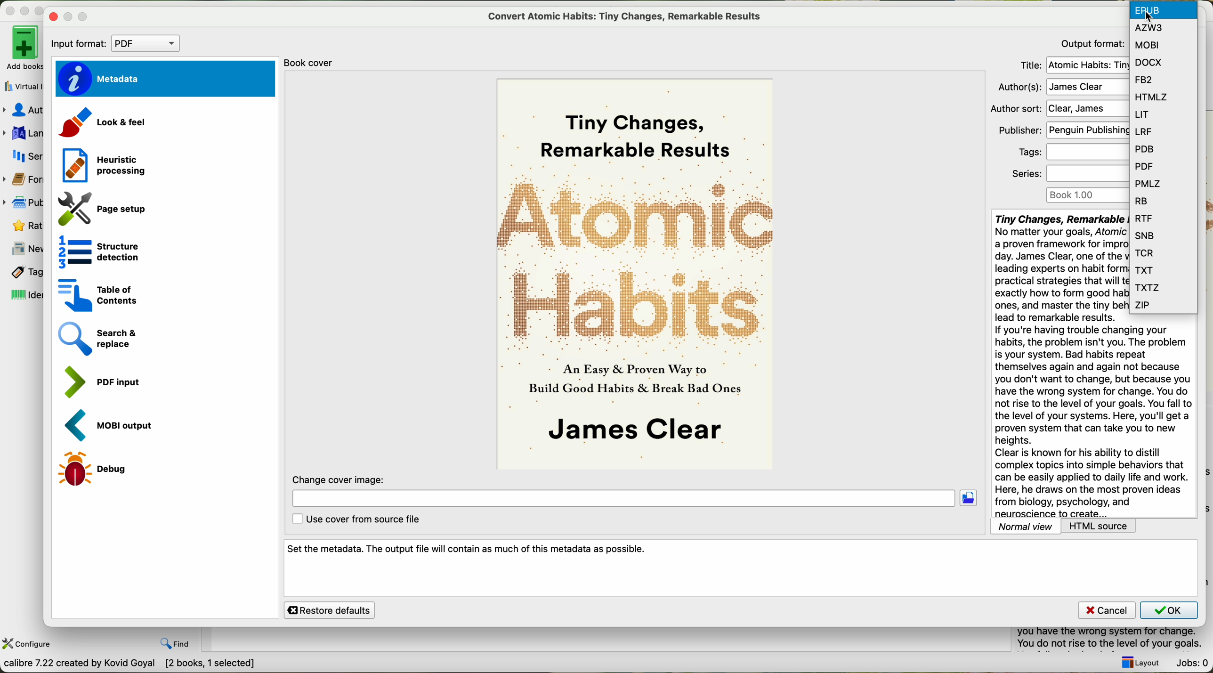 The width and height of the screenshot is (1213, 673). Describe the element at coordinates (23, 272) in the screenshot. I see `tags` at that location.